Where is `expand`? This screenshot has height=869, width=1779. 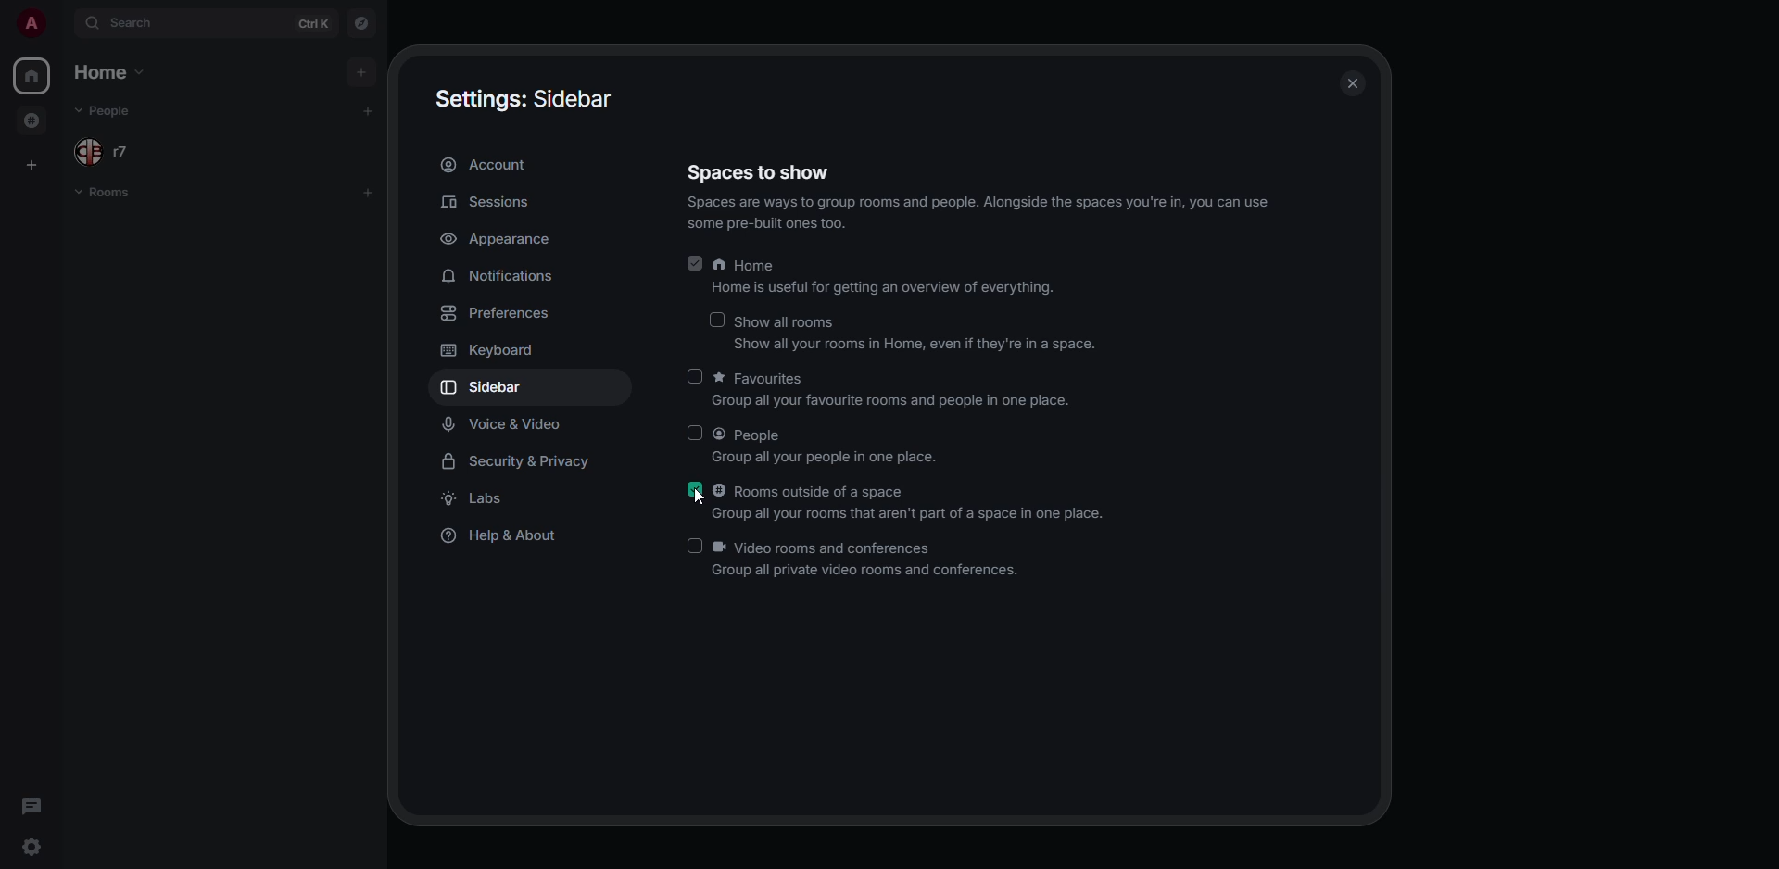
expand is located at coordinates (64, 21).